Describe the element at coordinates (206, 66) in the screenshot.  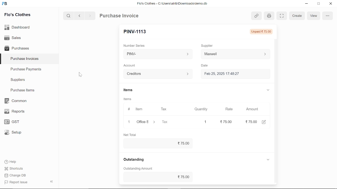
I see `Date` at that location.